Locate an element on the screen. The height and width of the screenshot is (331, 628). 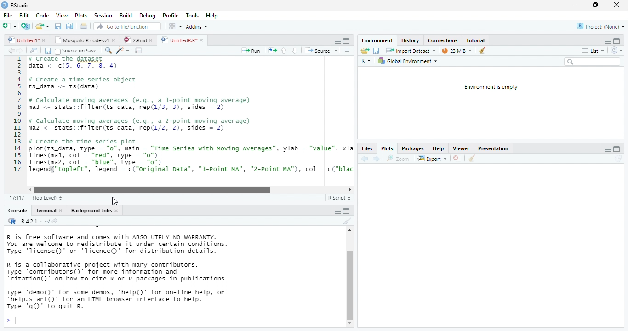
Environment is empty. is located at coordinates (491, 87).